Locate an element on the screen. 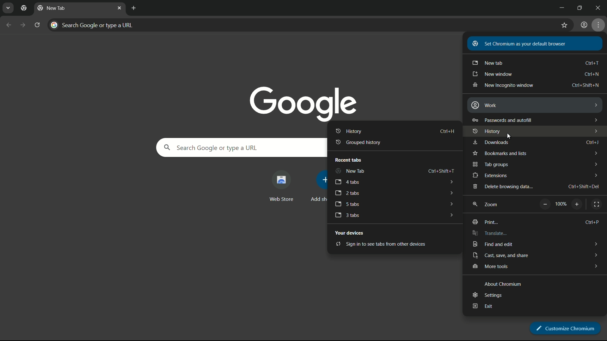 This screenshot has height=341, width=607. zoom is located at coordinates (485, 205).